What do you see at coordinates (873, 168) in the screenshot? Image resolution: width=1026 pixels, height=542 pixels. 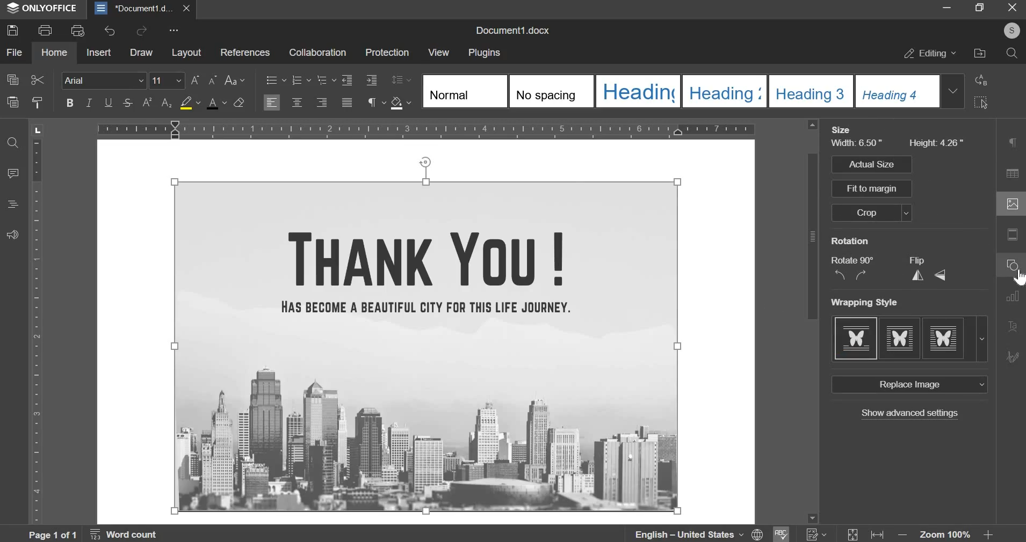 I see `Paragraph spacing` at bounding box center [873, 168].